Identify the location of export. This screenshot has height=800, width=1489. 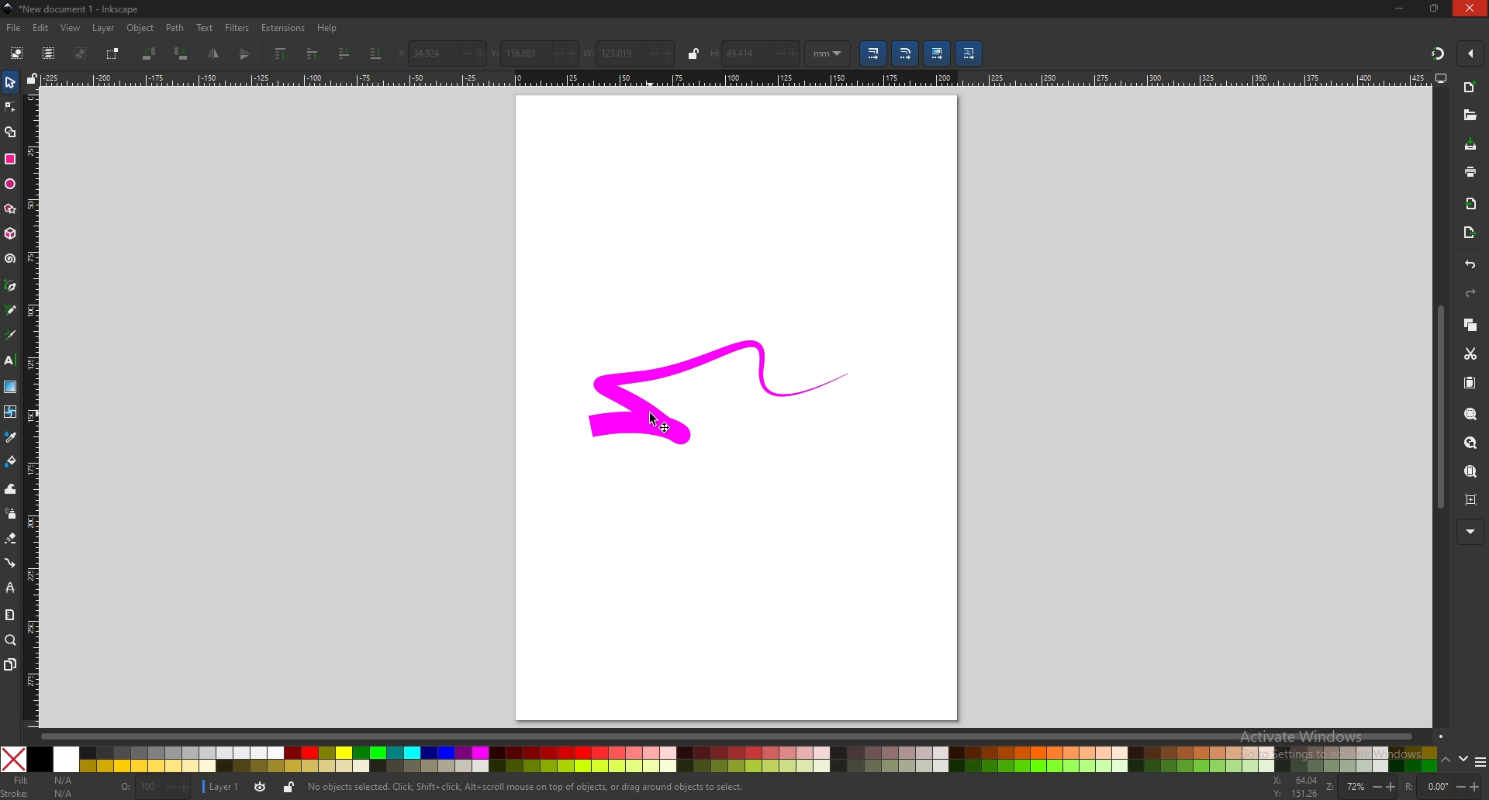
(1470, 233).